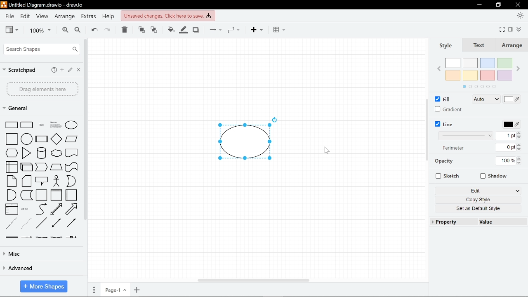 This screenshot has height=297, width=528. What do you see at coordinates (326, 151) in the screenshot?
I see `cursor` at bounding box center [326, 151].